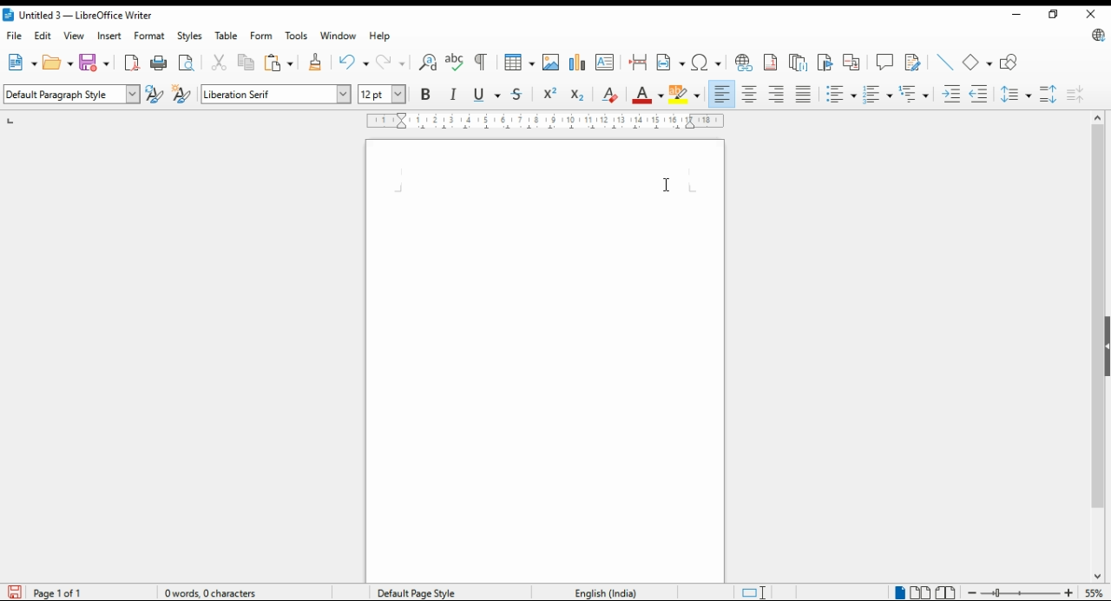 Image resolution: width=1111 pixels, height=601 pixels. What do you see at coordinates (21, 63) in the screenshot?
I see `new` at bounding box center [21, 63].